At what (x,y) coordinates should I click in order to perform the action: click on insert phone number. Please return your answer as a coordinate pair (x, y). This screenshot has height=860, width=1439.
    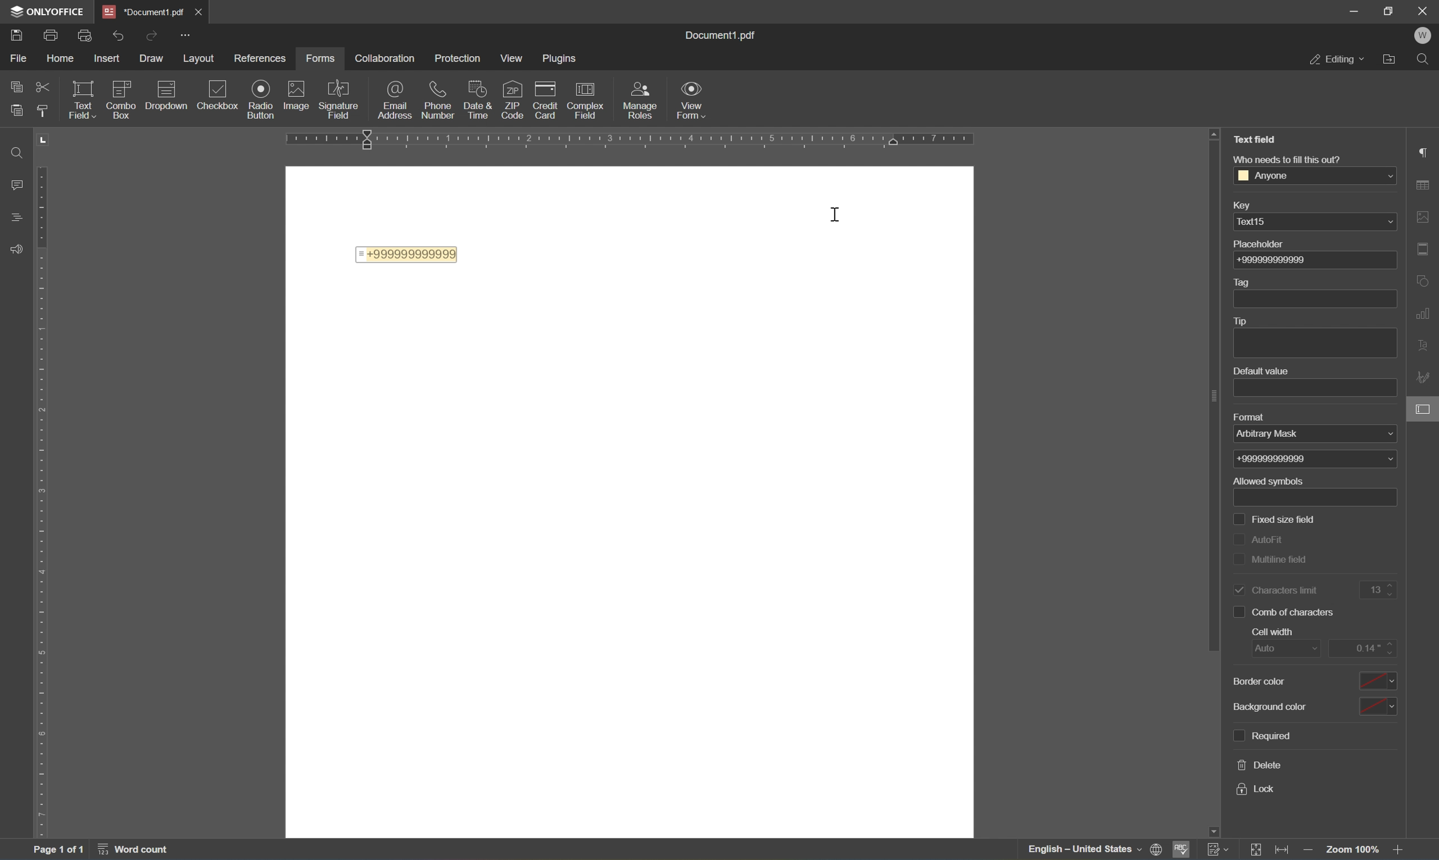
    Looking at the image, I should click on (509, 117).